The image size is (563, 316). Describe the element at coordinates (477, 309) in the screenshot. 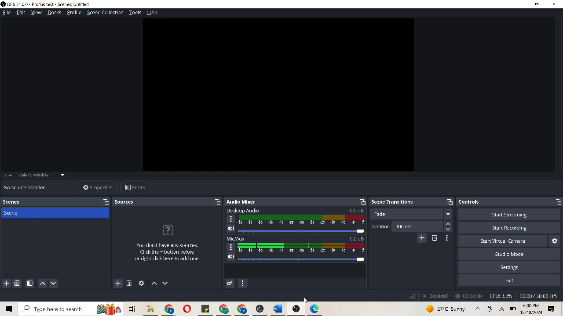

I see `up` at that location.